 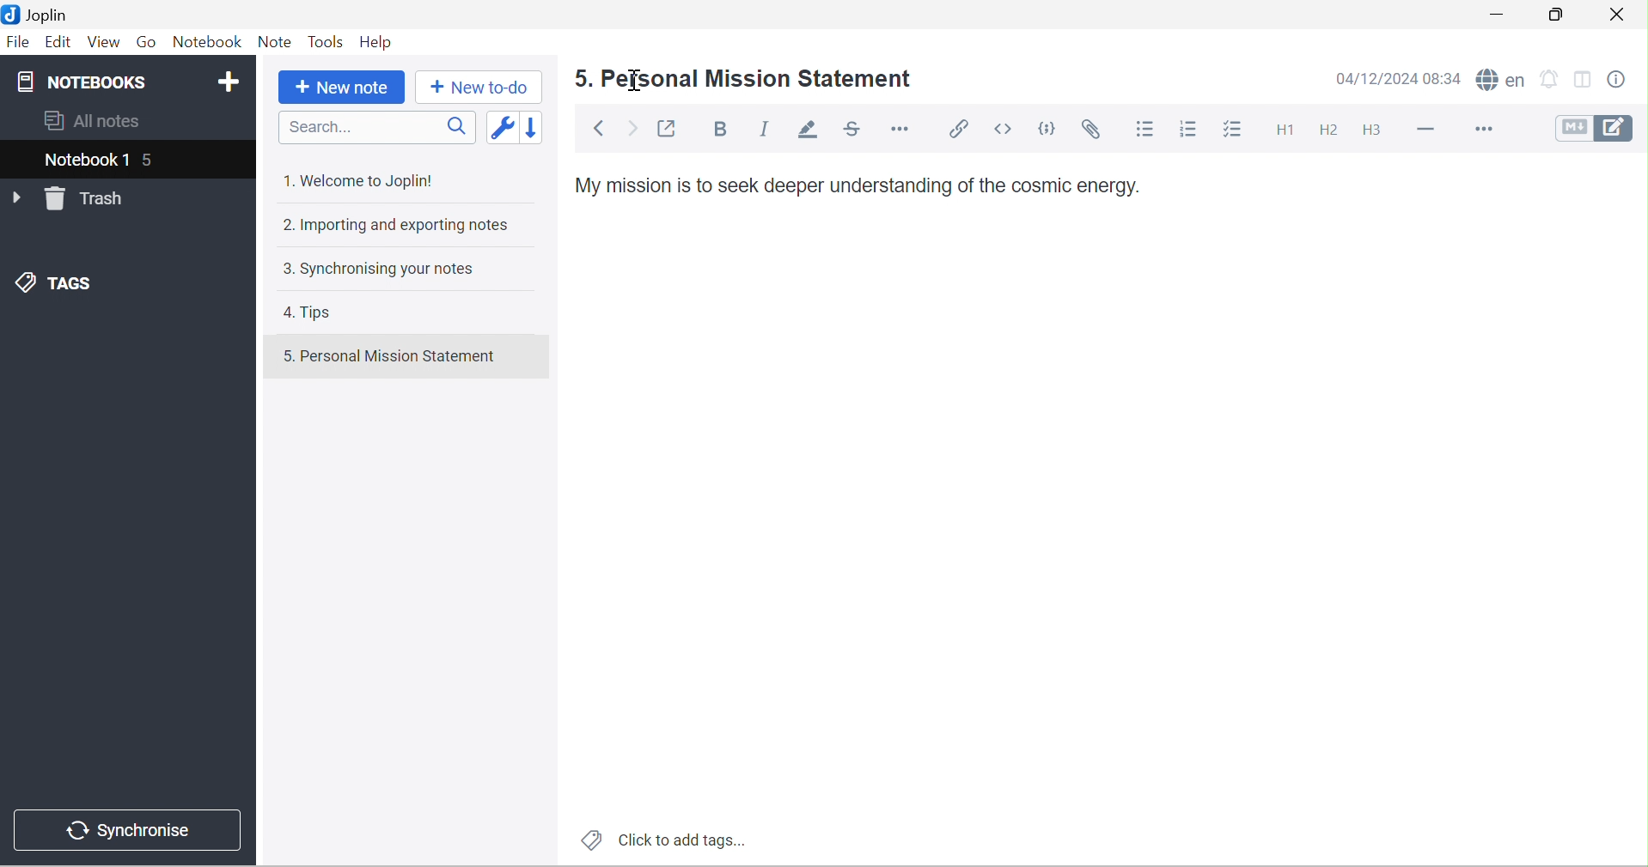 What do you see at coordinates (1096, 130) in the screenshot?
I see `Attach file` at bounding box center [1096, 130].